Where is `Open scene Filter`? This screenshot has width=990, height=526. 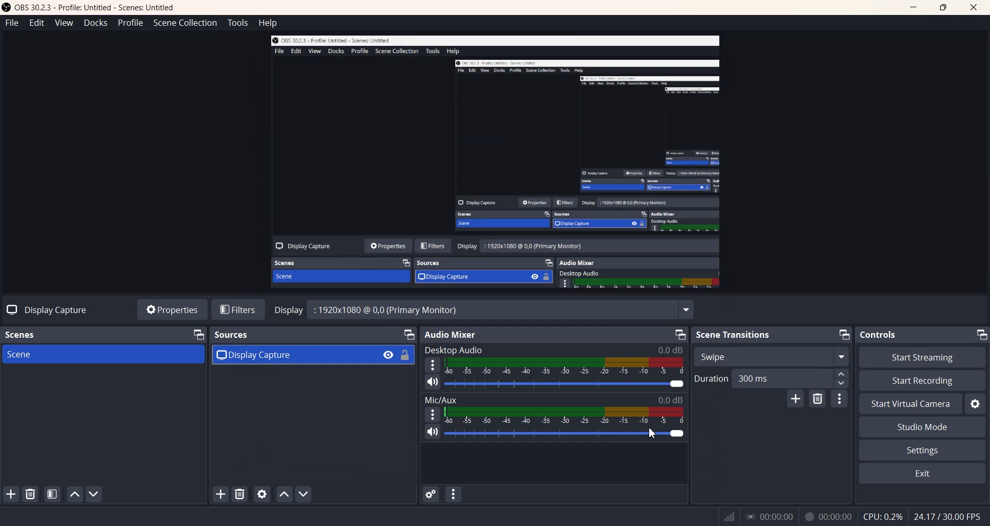
Open scene Filter is located at coordinates (52, 495).